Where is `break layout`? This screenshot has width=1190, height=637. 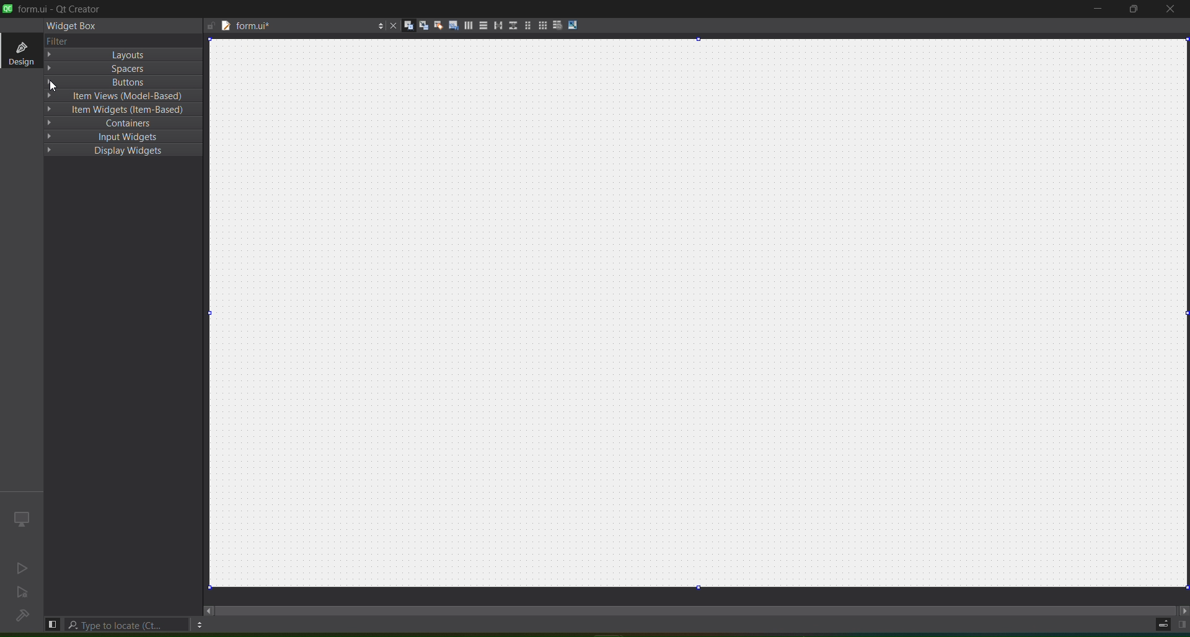 break layout is located at coordinates (557, 24).